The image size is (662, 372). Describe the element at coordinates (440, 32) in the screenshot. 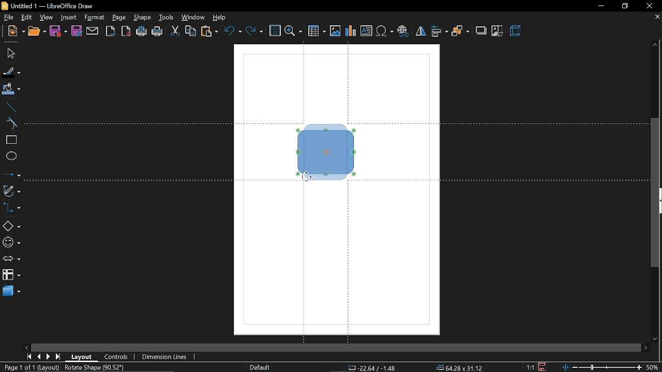

I see `align` at that location.